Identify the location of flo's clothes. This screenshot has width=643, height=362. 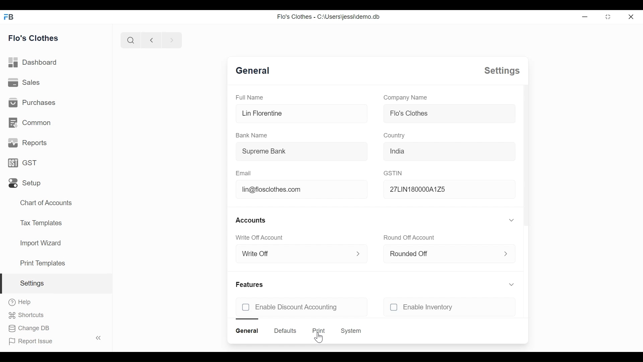
(450, 113).